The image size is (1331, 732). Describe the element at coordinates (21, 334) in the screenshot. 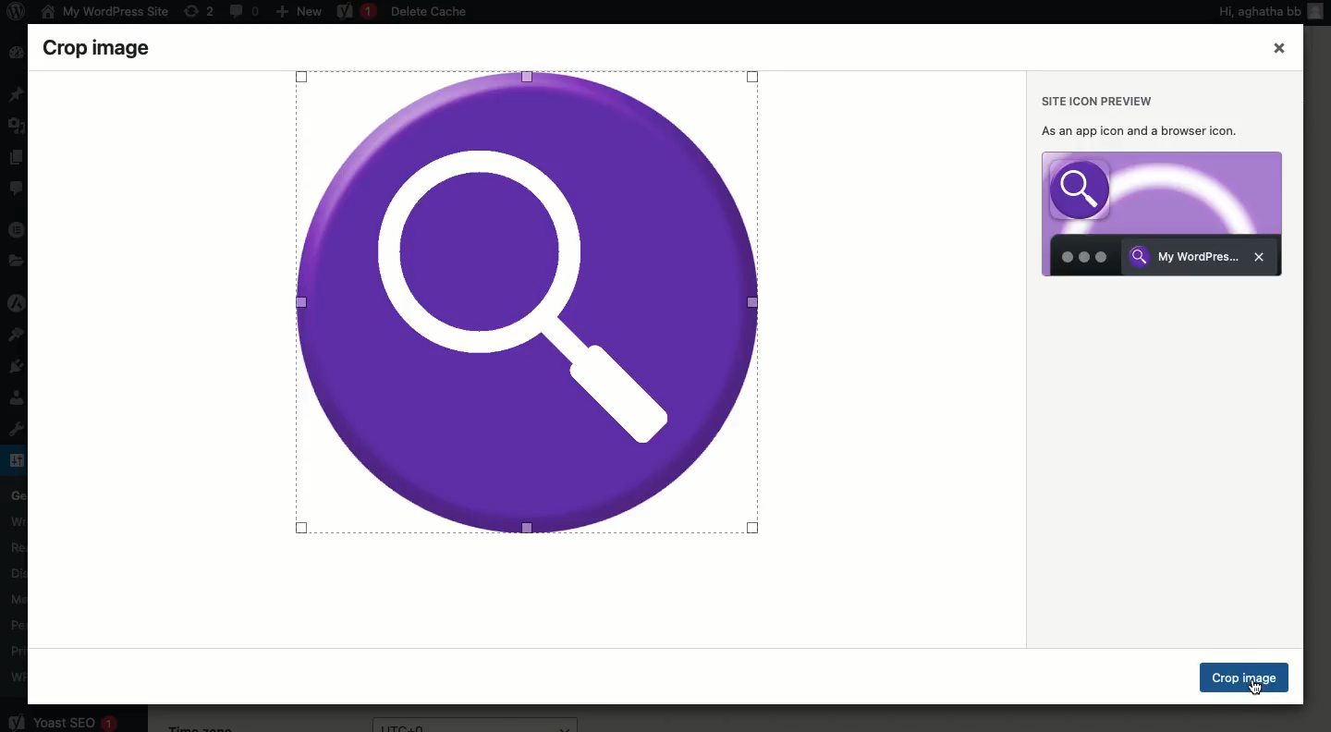

I see `Appearance` at that location.